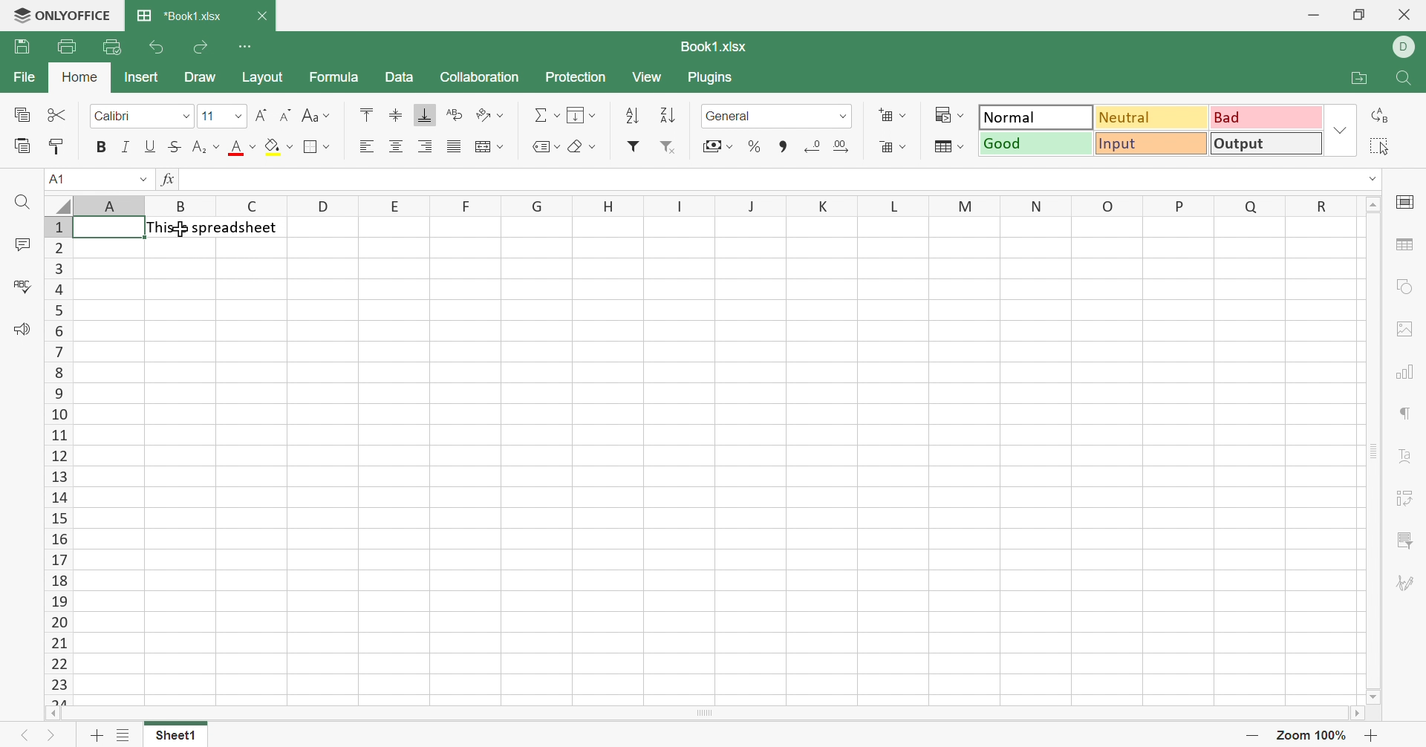 The height and width of the screenshot is (747, 1426). What do you see at coordinates (455, 145) in the screenshot?
I see `Justified` at bounding box center [455, 145].